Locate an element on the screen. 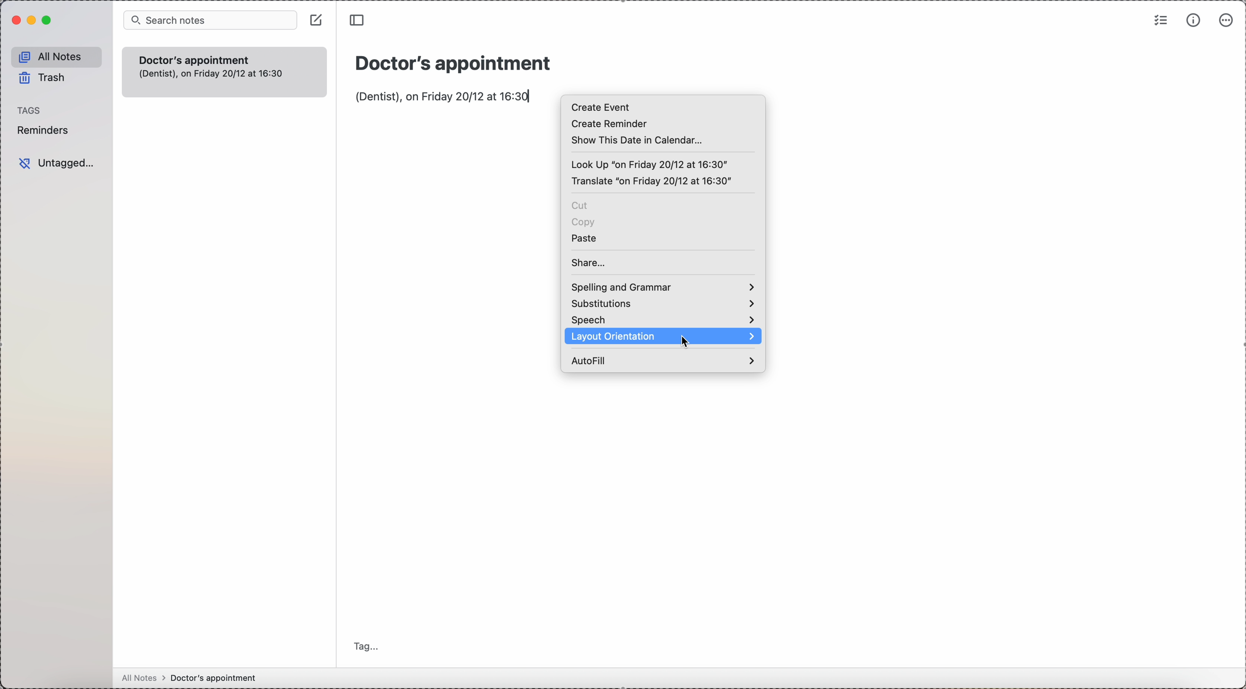  copy is located at coordinates (584, 223).